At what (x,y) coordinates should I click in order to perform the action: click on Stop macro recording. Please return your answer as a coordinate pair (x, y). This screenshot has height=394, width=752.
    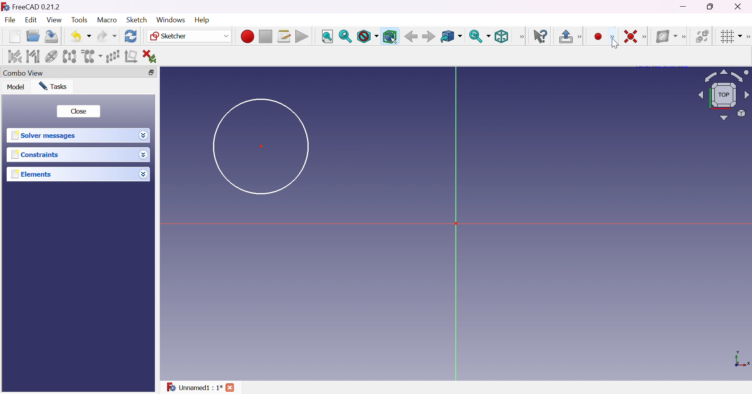
    Looking at the image, I should click on (265, 37).